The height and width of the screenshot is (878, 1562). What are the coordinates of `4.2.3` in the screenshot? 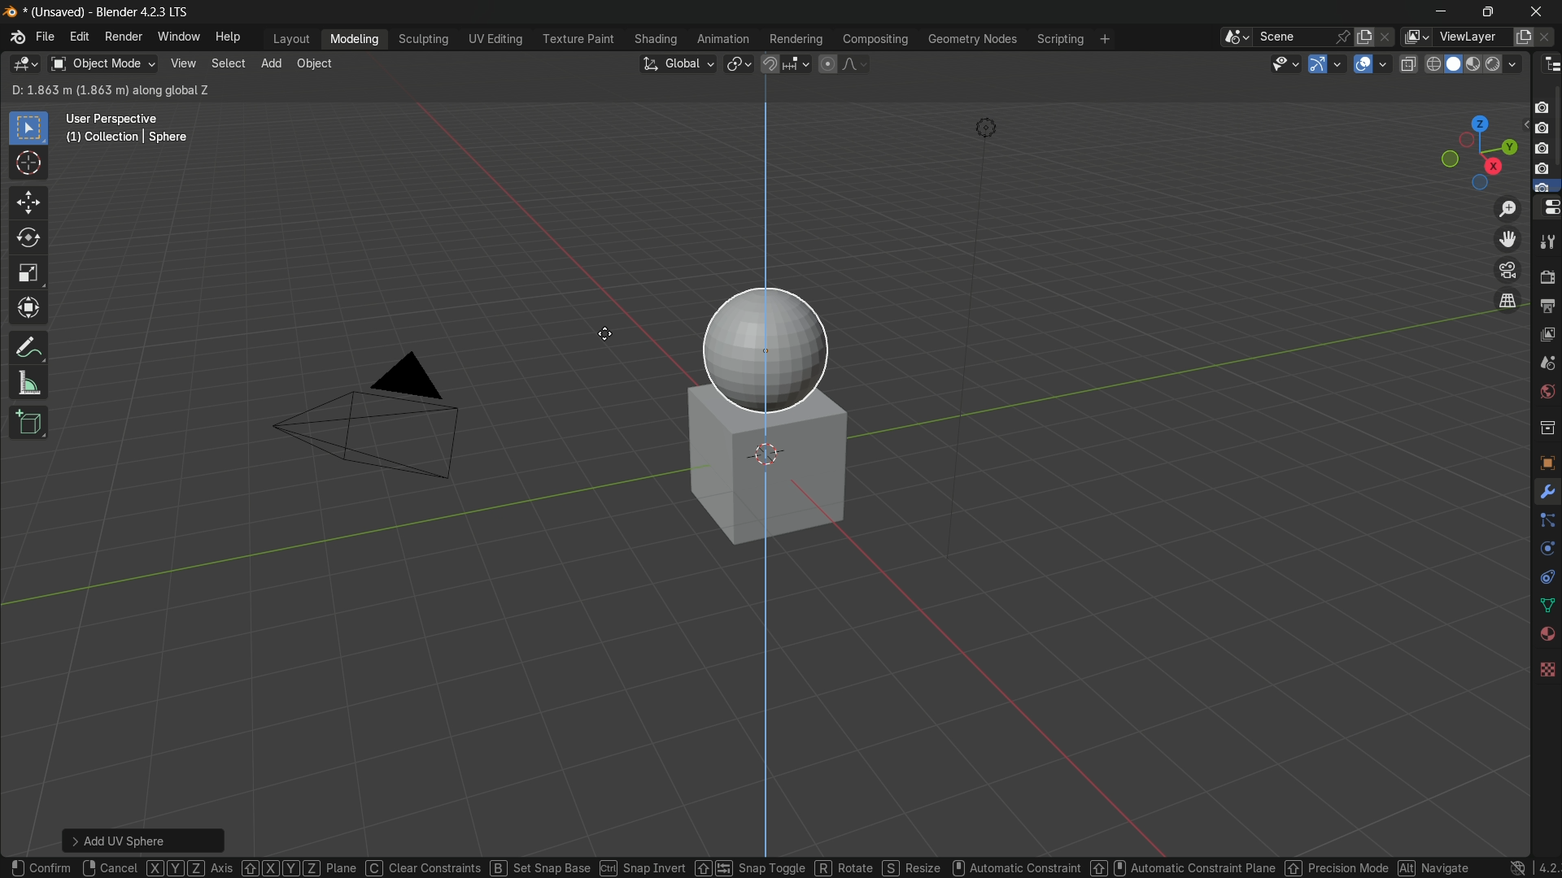 It's located at (1536, 867).